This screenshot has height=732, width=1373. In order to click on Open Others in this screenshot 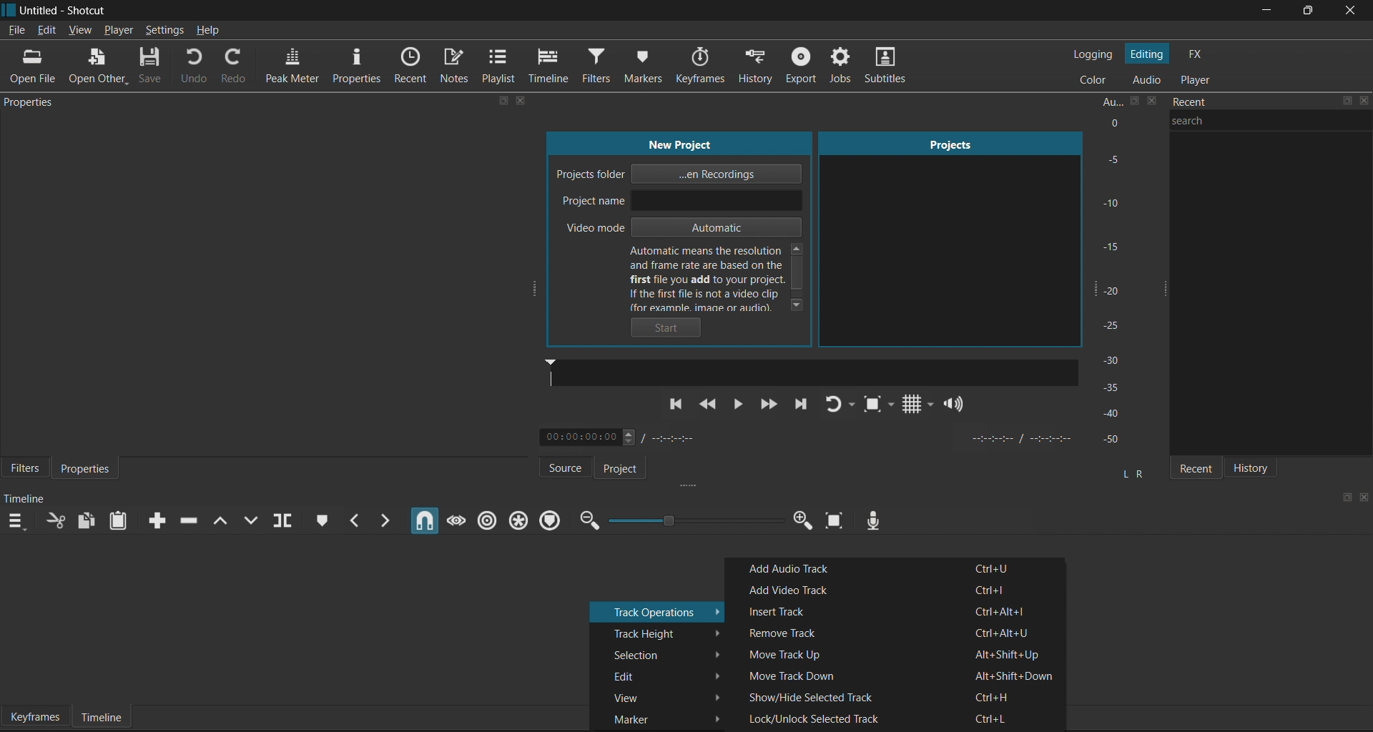, I will do `click(97, 66)`.